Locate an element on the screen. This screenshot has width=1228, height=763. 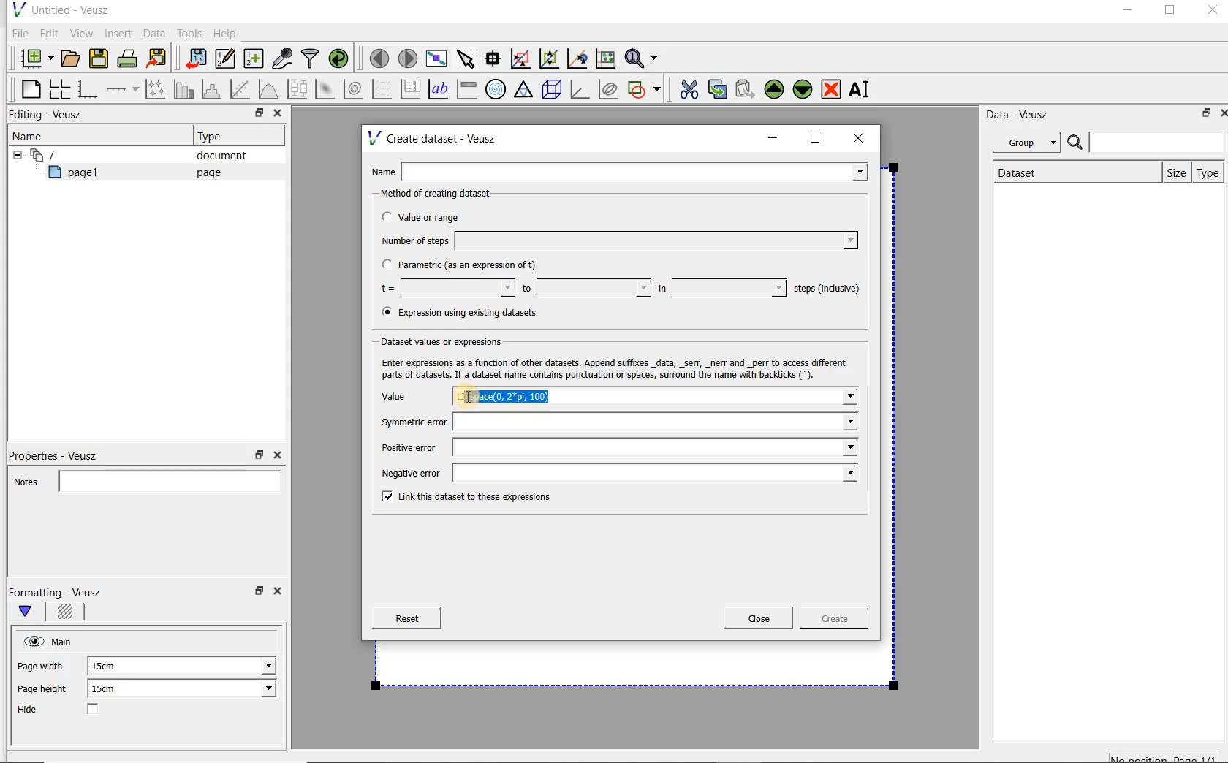
Edit and enter new datasets is located at coordinates (226, 59).